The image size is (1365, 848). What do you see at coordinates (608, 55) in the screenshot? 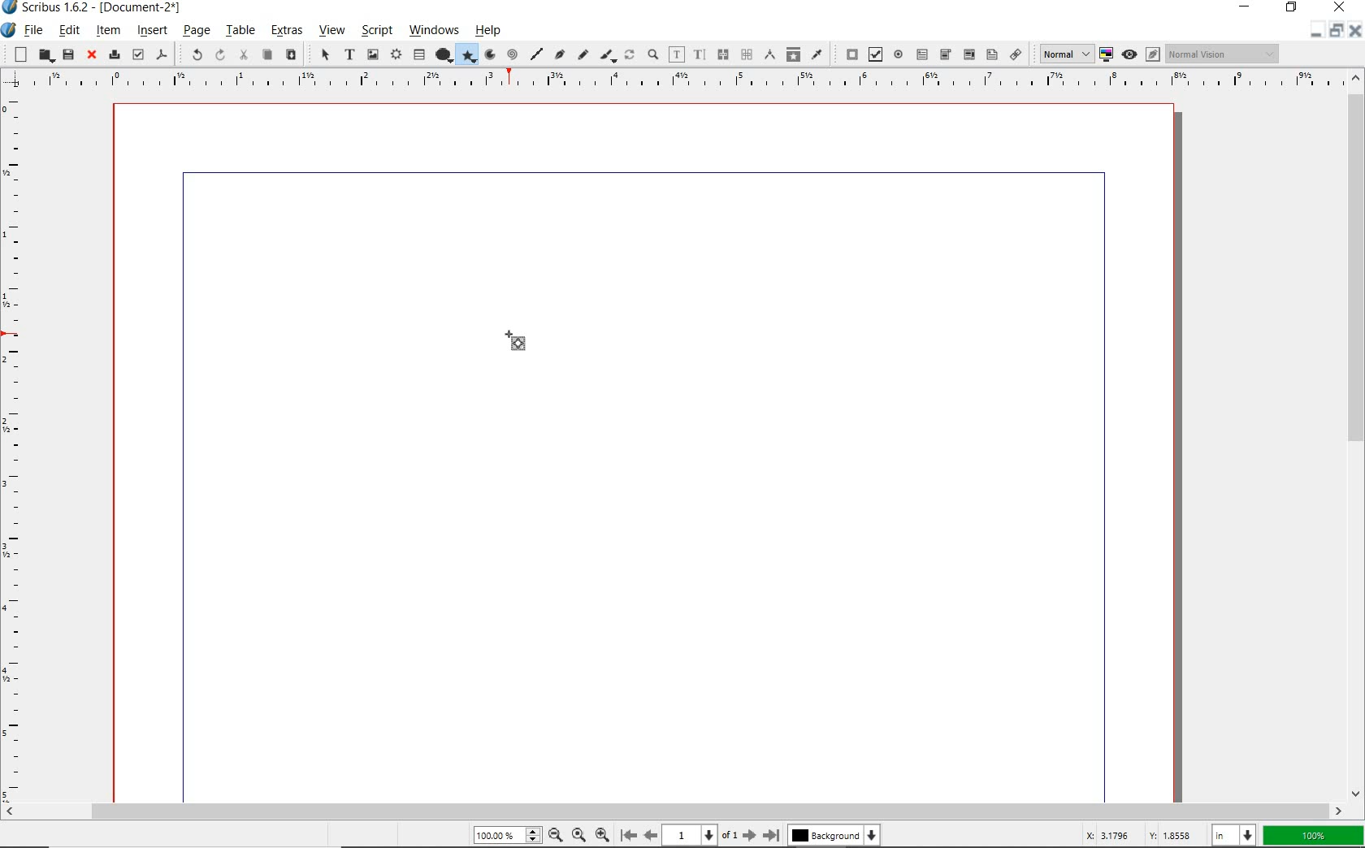
I see `calligraphic line` at bounding box center [608, 55].